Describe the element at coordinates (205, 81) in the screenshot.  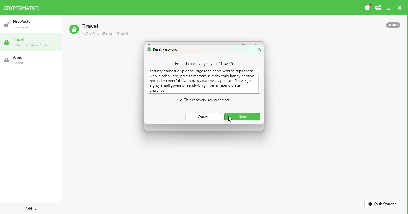
I see `Recovery key box` at that location.